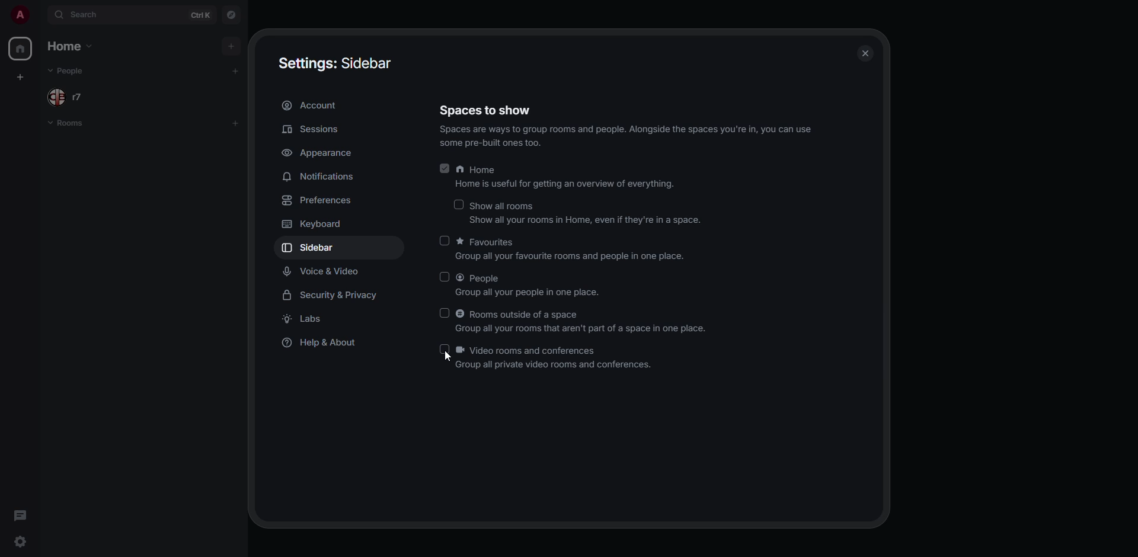 Image resolution: width=1138 pixels, height=557 pixels. Describe the element at coordinates (324, 153) in the screenshot. I see `appearance` at that location.